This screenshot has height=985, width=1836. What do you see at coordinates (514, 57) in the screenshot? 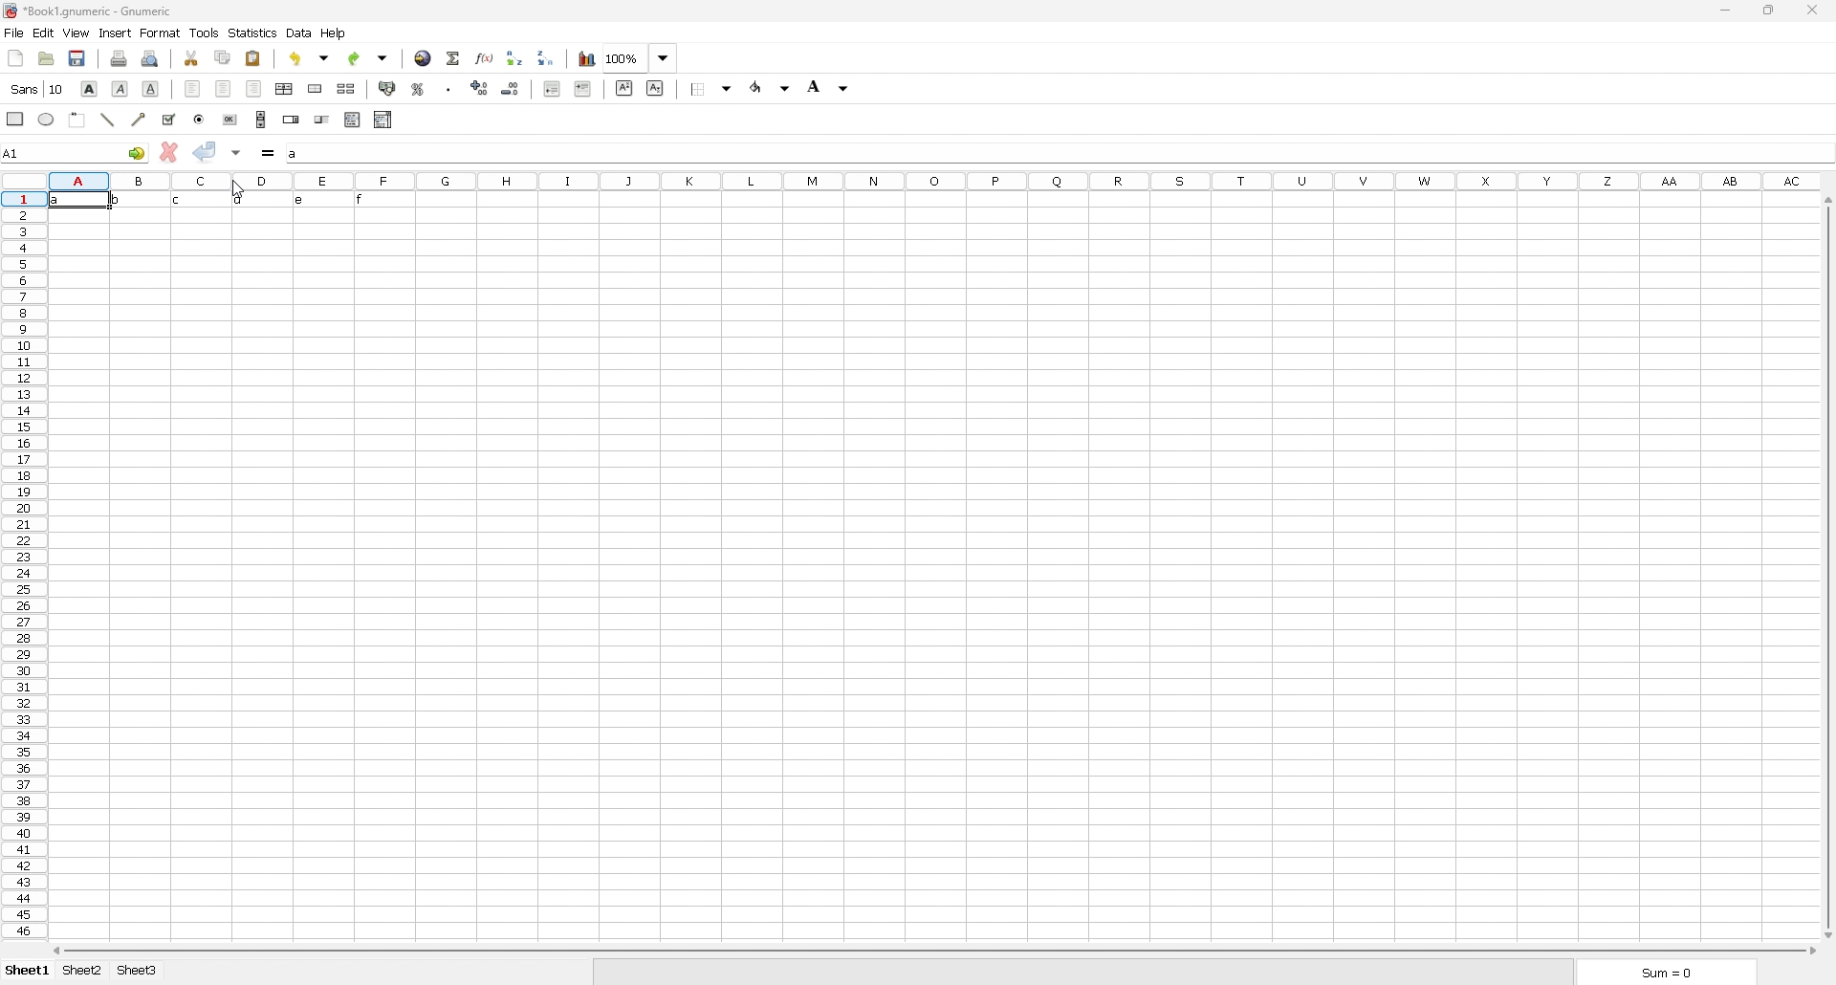
I see `sort ascending` at bounding box center [514, 57].